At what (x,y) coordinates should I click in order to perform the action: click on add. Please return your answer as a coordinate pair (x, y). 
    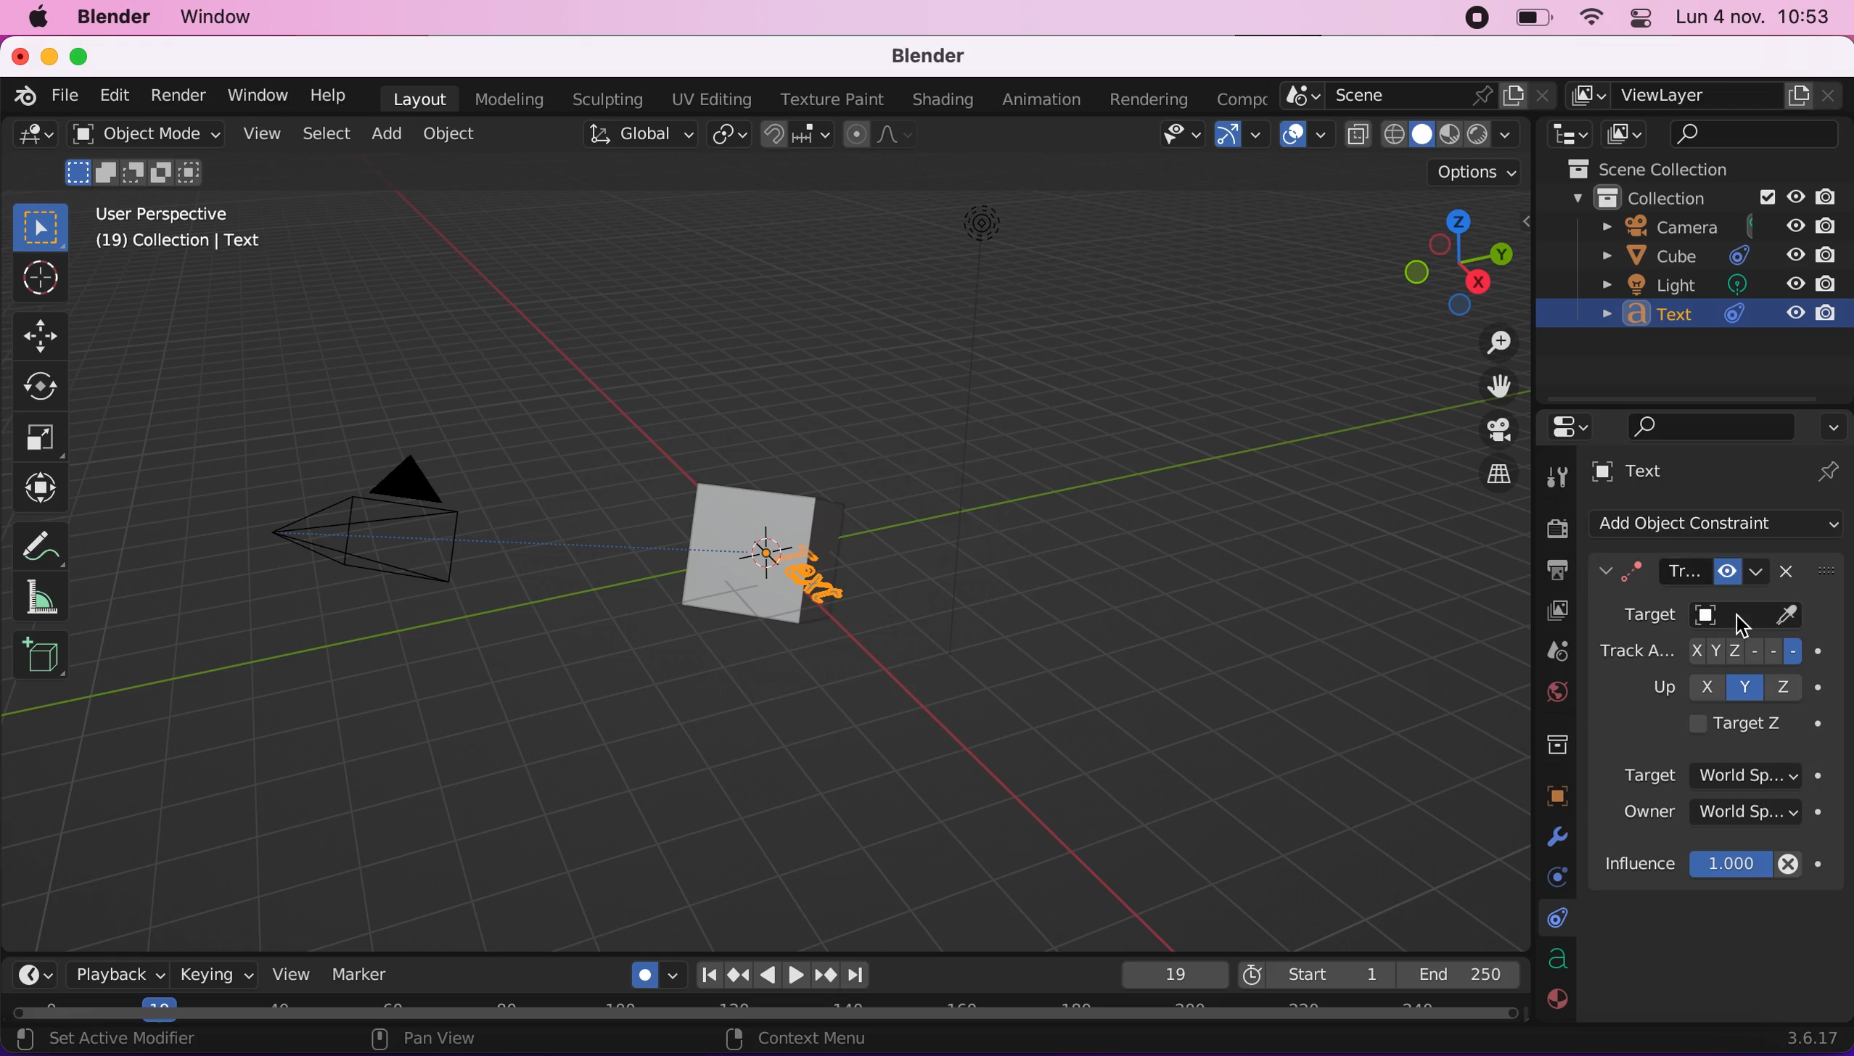
    Looking at the image, I should click on (390, 136).